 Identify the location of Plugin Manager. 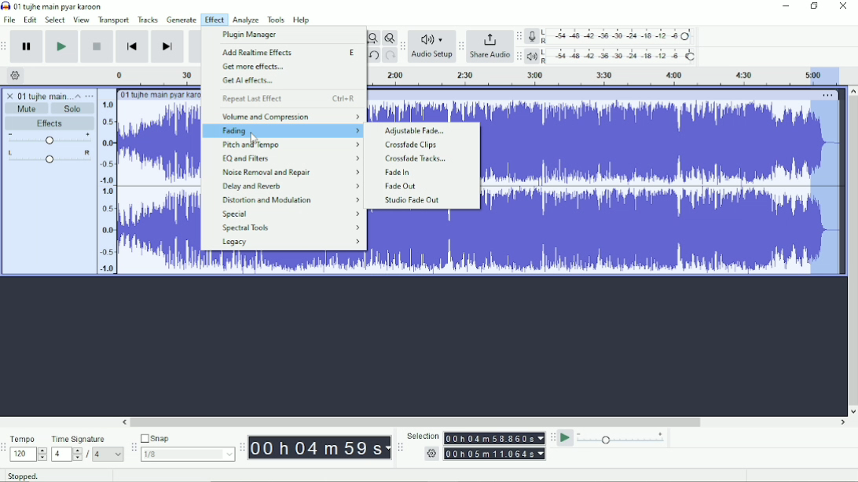
(249, 35).